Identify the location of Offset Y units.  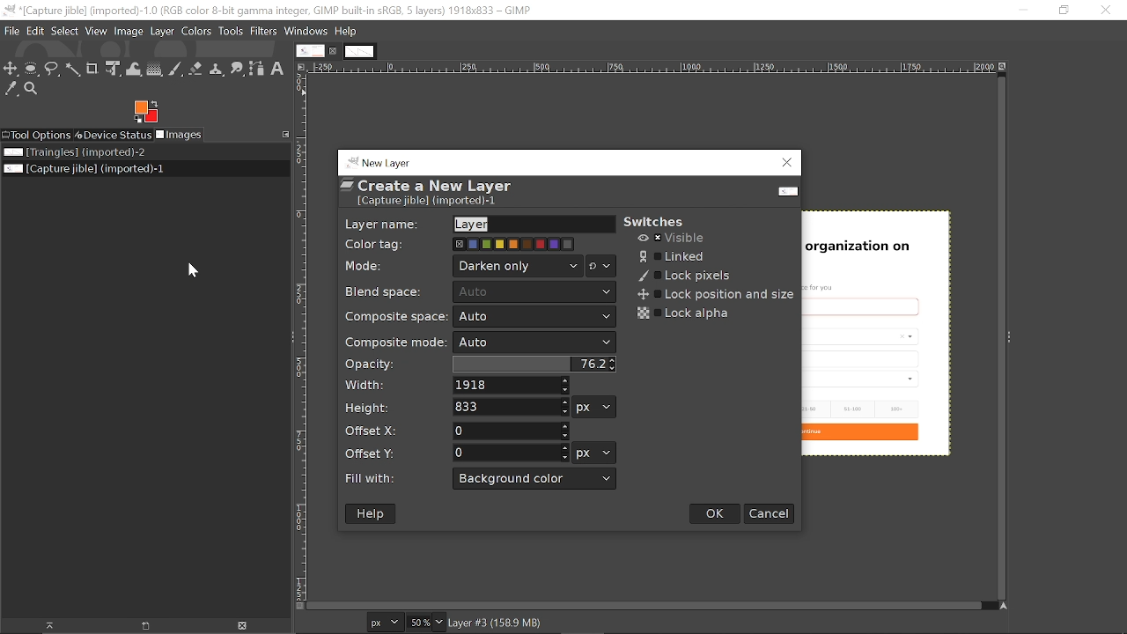
(594, 453).